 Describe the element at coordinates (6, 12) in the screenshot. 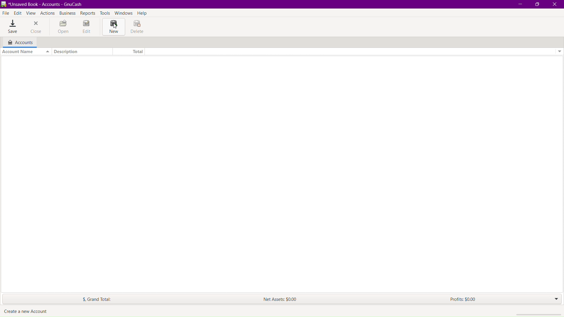

I see `File` at that location.